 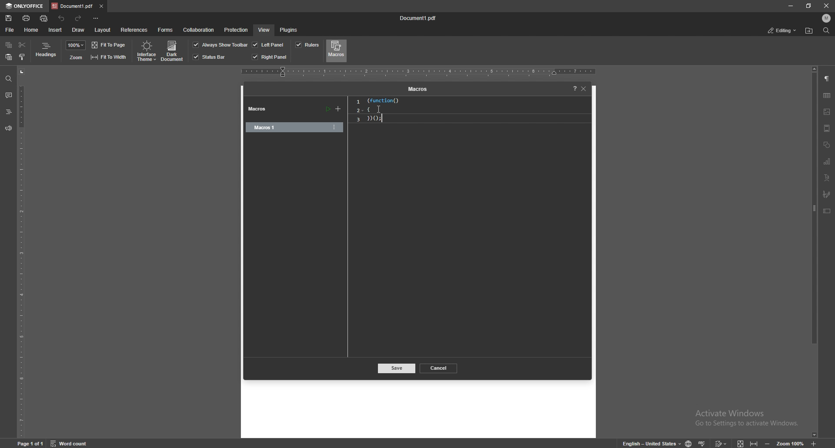 What do you see at coordinates (289, 30) in the screenshot?
I see `plugins` at bounding box center [289, 30].